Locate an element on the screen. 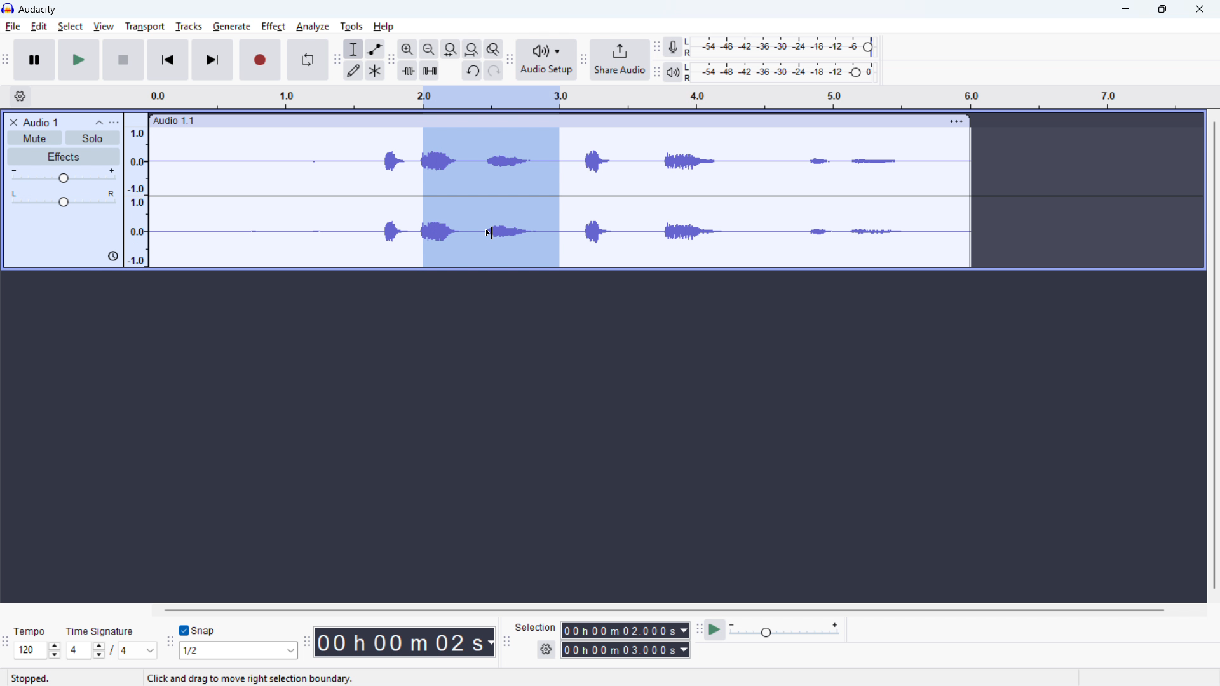 The image size is (1220, 686). Vertical scroll bar is located at coordinates (1212, 364).